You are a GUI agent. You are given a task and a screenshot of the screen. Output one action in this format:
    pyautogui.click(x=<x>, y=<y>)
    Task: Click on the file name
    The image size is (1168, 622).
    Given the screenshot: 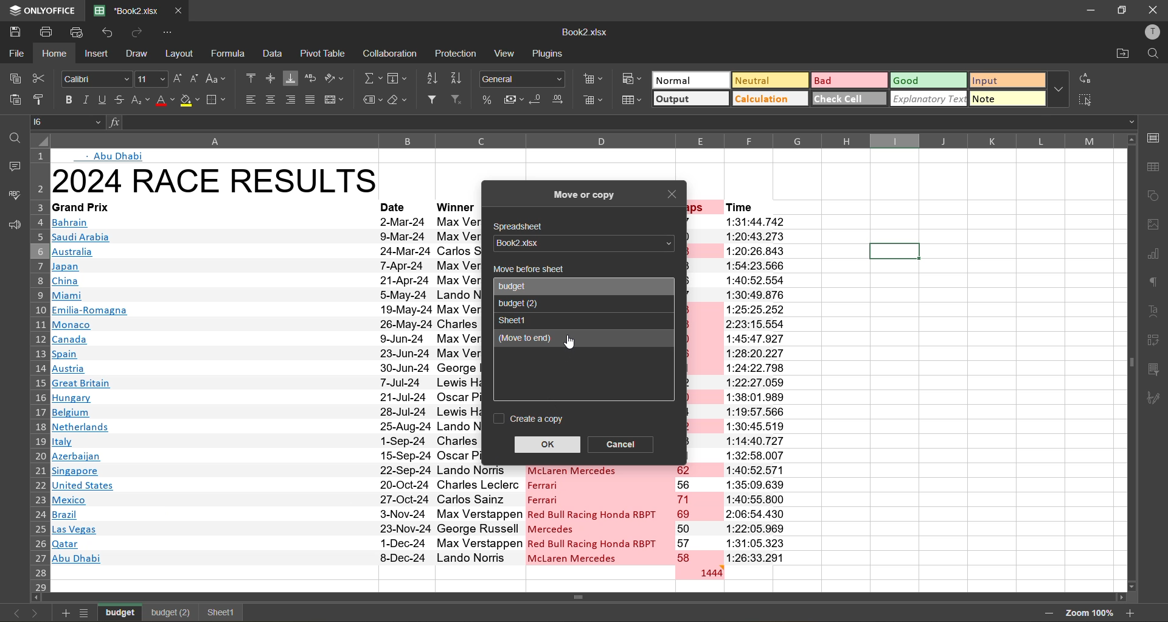 What is the action you would take?
    pyautogui.click(x=584, y=35)
    